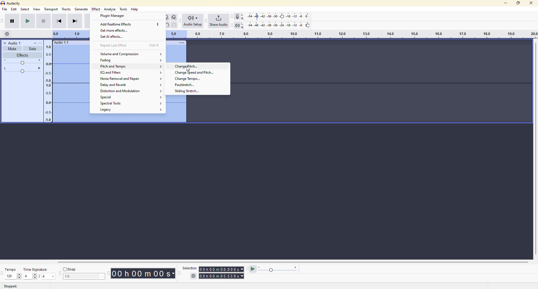 The height and width of the screenshot is (289, 538). I want to click on stopped, so click(10, 286).